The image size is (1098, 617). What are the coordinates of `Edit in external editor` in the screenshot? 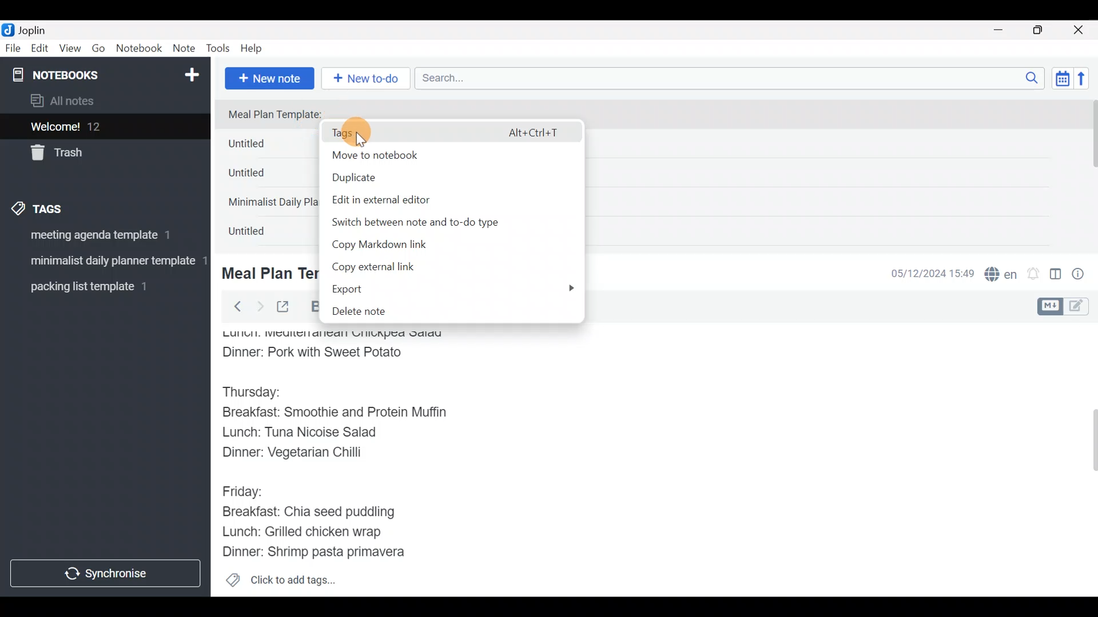 It's located at (404, 199).